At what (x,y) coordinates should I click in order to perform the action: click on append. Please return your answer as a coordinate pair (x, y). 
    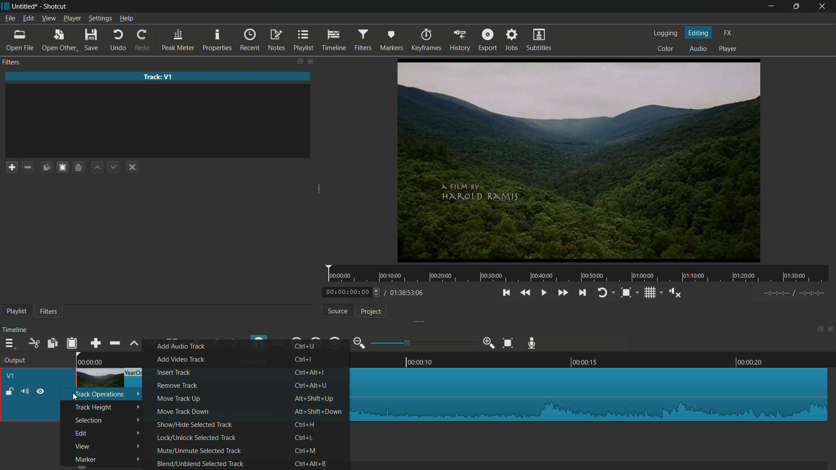
    Looking at the image, I should click on (94, 343).